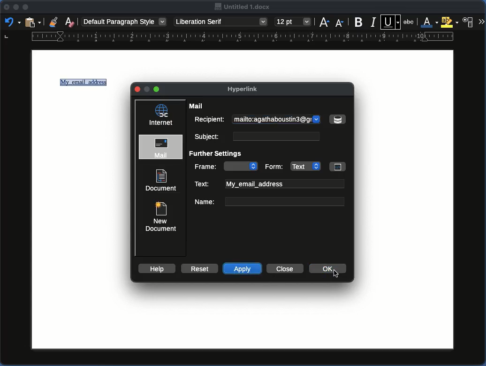  What do you see at coordinates (160, 215) in the screenshot?
I see `New document` at bounding box center [160, 215].